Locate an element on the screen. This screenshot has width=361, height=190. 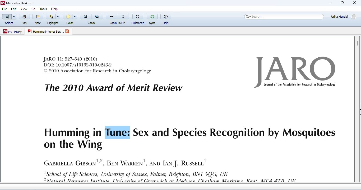
file is located at coordinates (5, 9).